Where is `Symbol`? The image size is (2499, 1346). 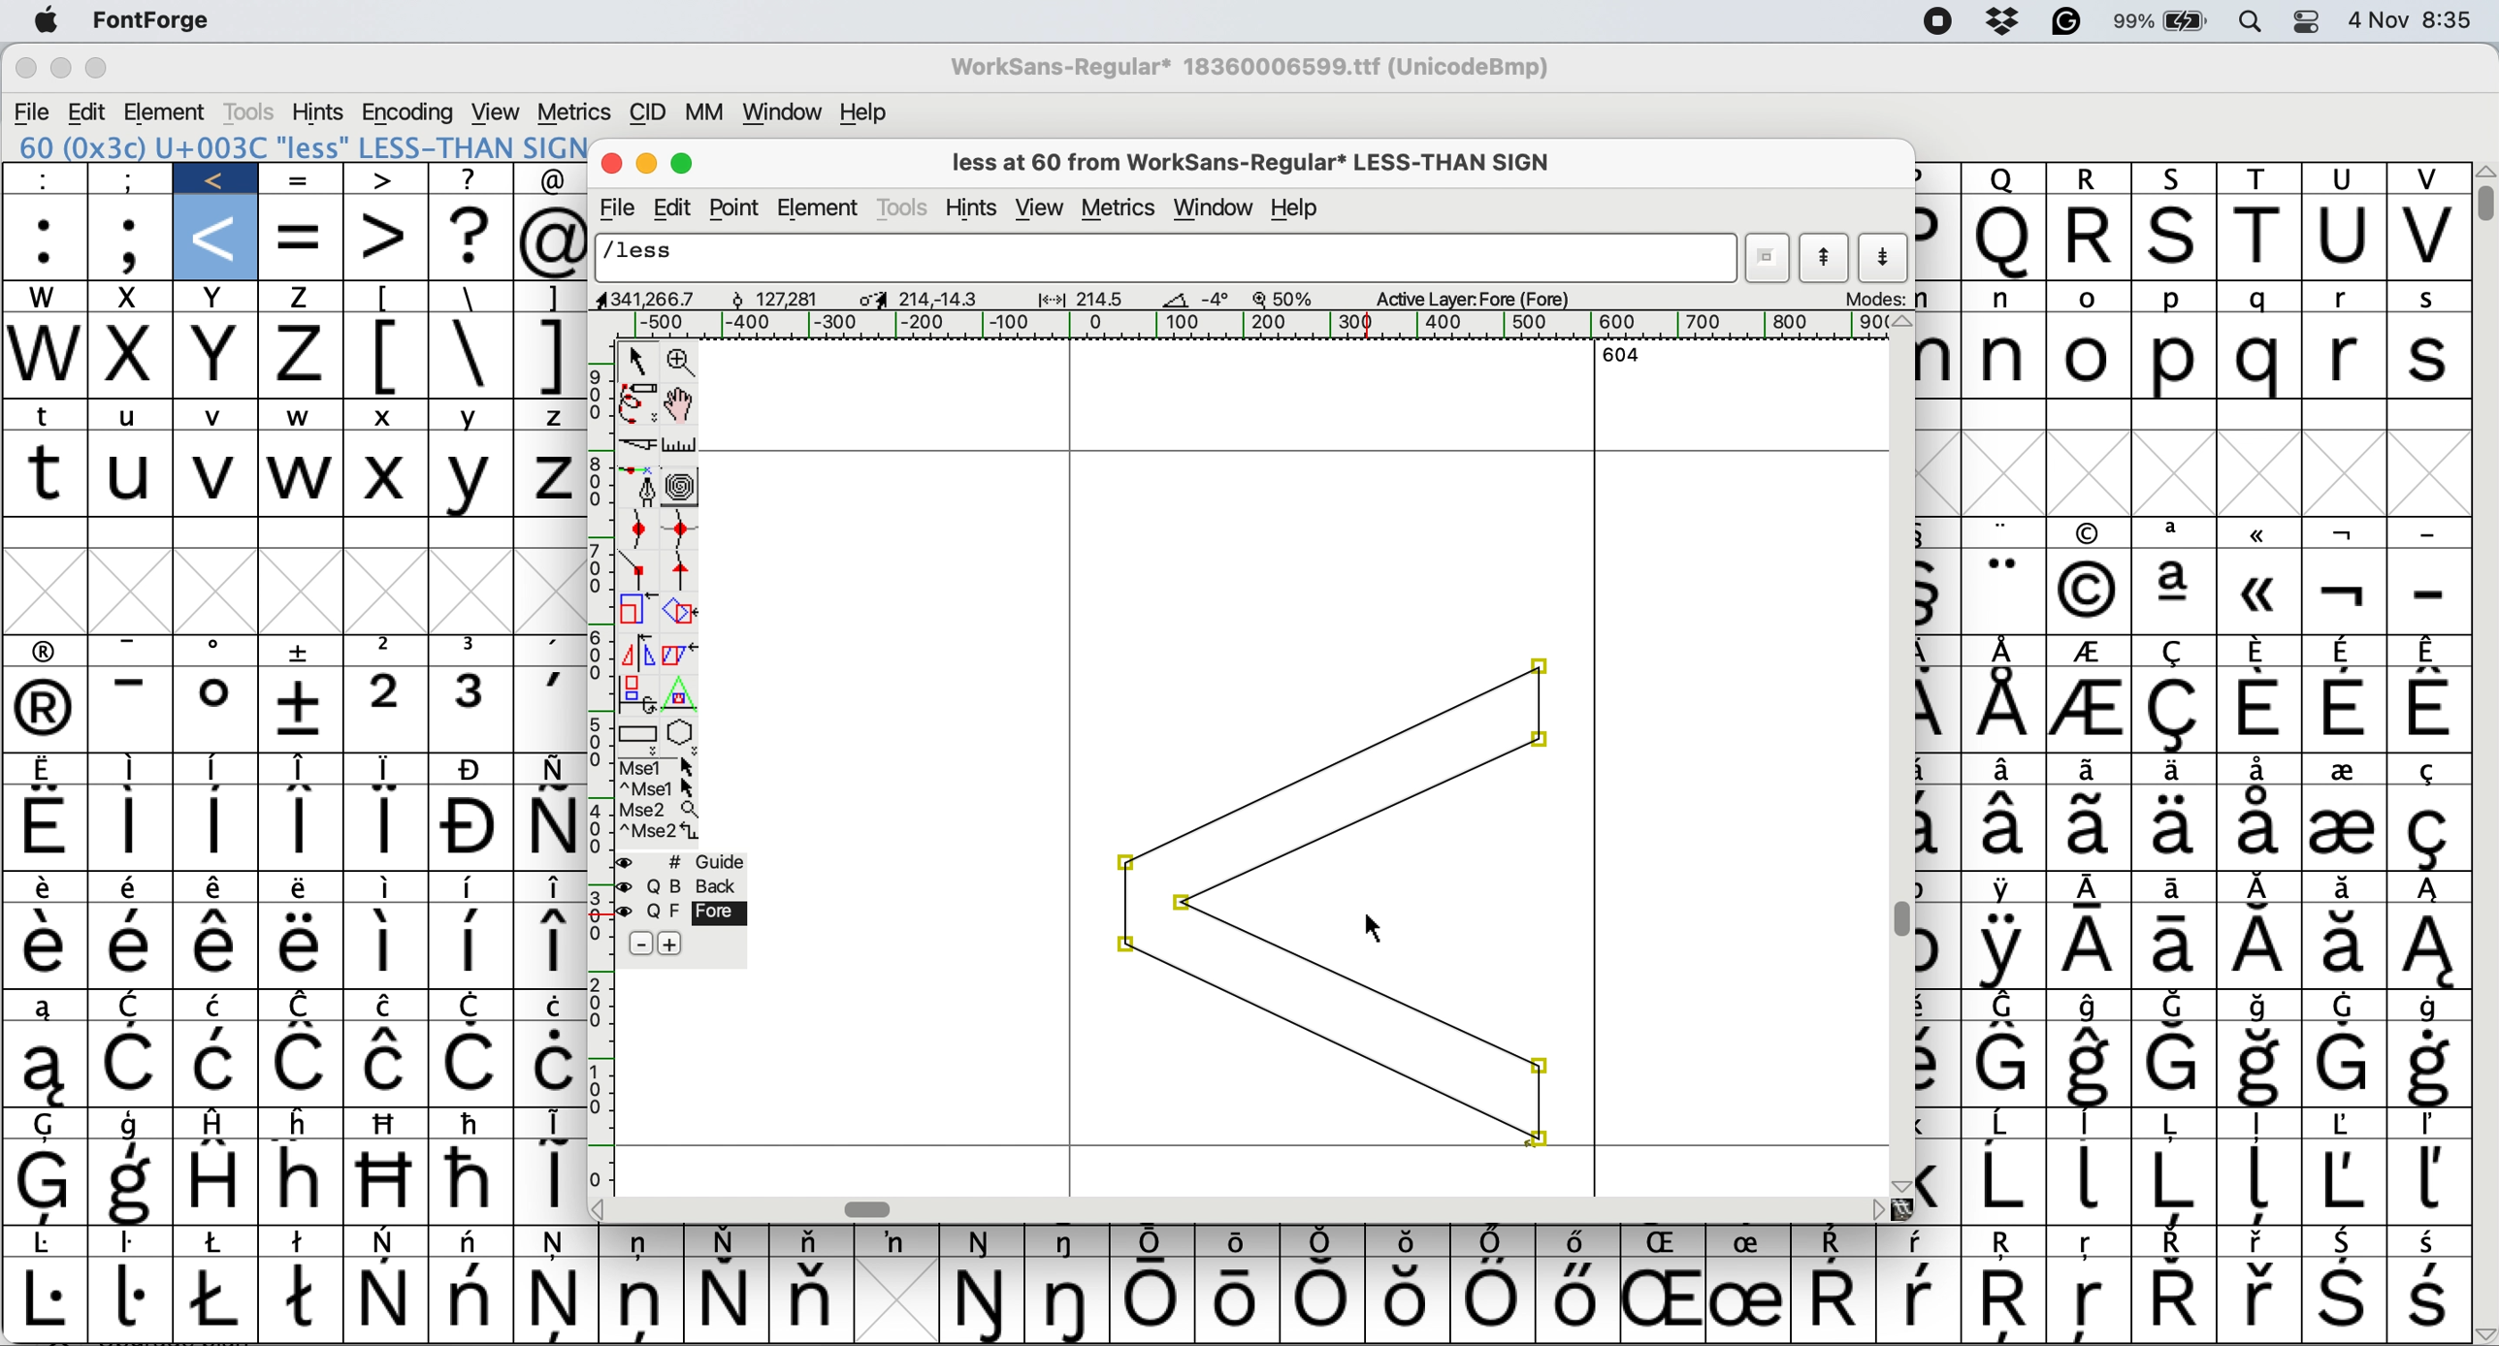 Symbol is located at coordinates (560, 1243).